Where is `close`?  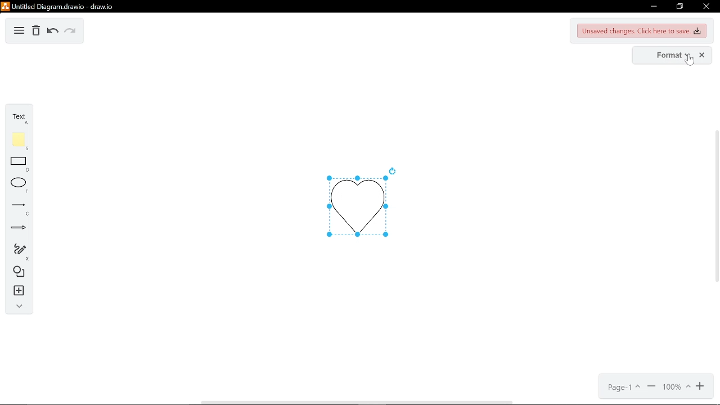 close is located at coordinates (706, 6).